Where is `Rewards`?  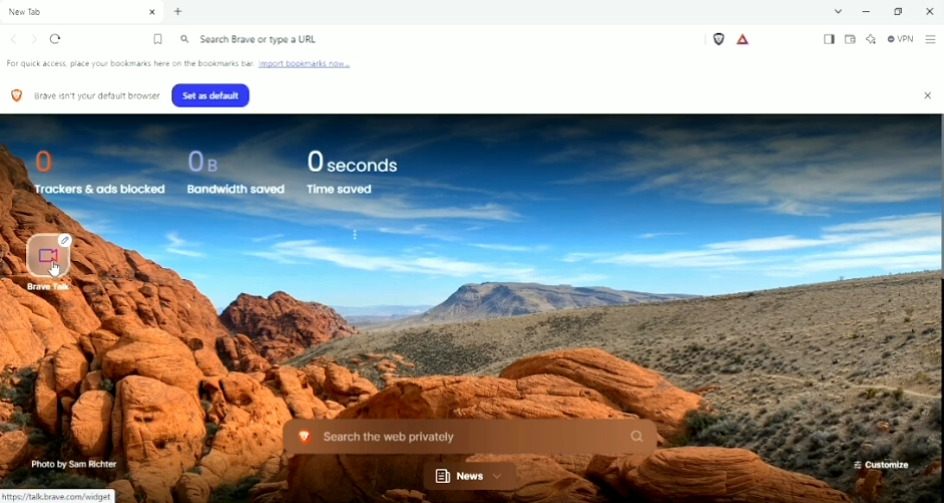
Rewards is located at coordinates (743, 41).